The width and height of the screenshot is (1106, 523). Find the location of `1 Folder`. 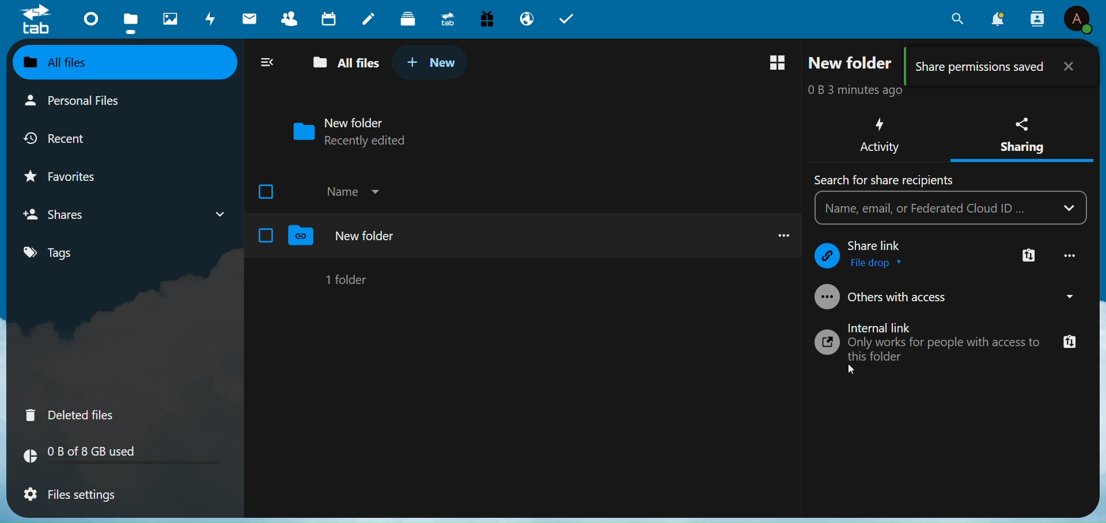

1 Folder is located at coordinates (349, 279).